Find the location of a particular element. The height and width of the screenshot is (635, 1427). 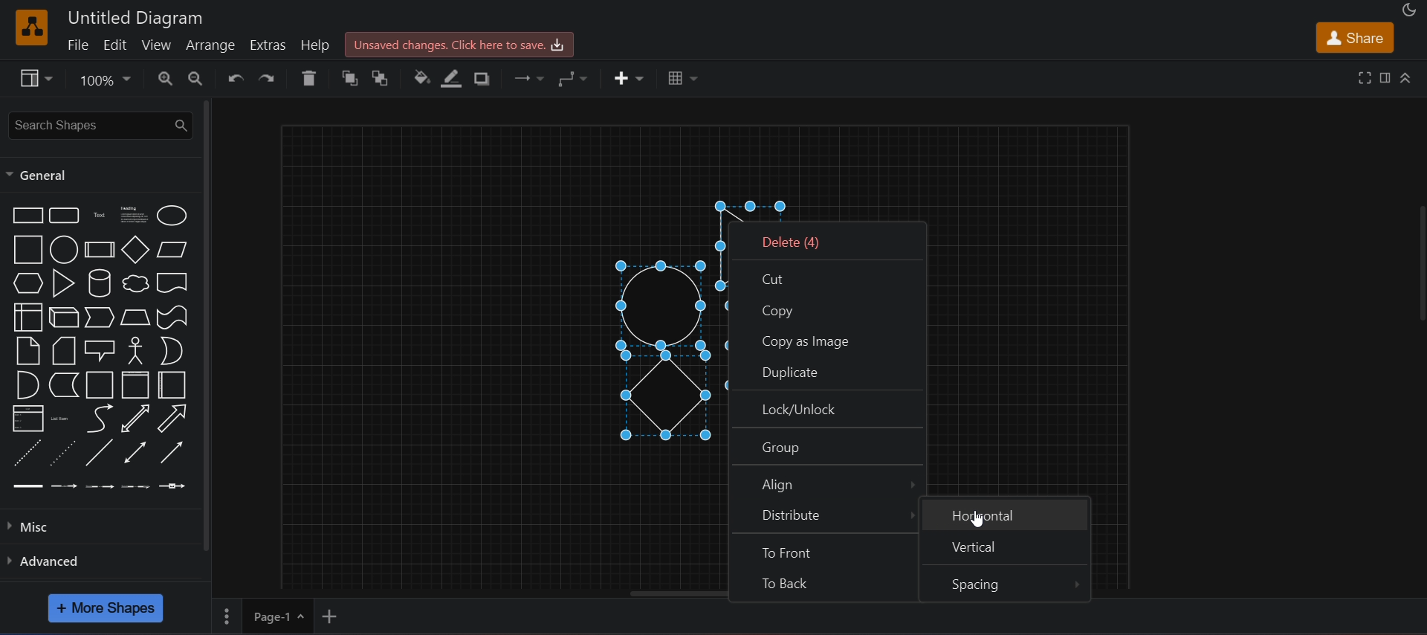

shadow is located at coordinates (486, 79).